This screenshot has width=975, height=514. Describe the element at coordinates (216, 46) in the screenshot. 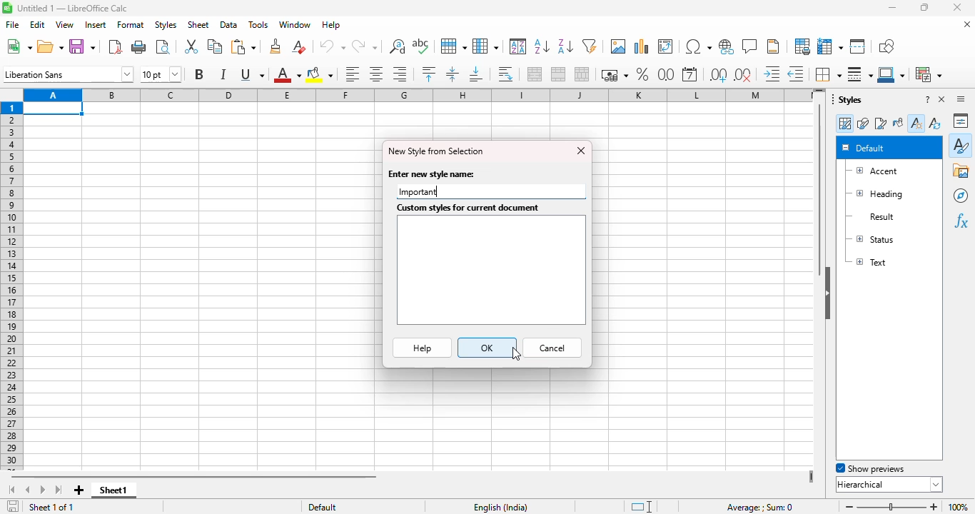

I see `copy` at that location.